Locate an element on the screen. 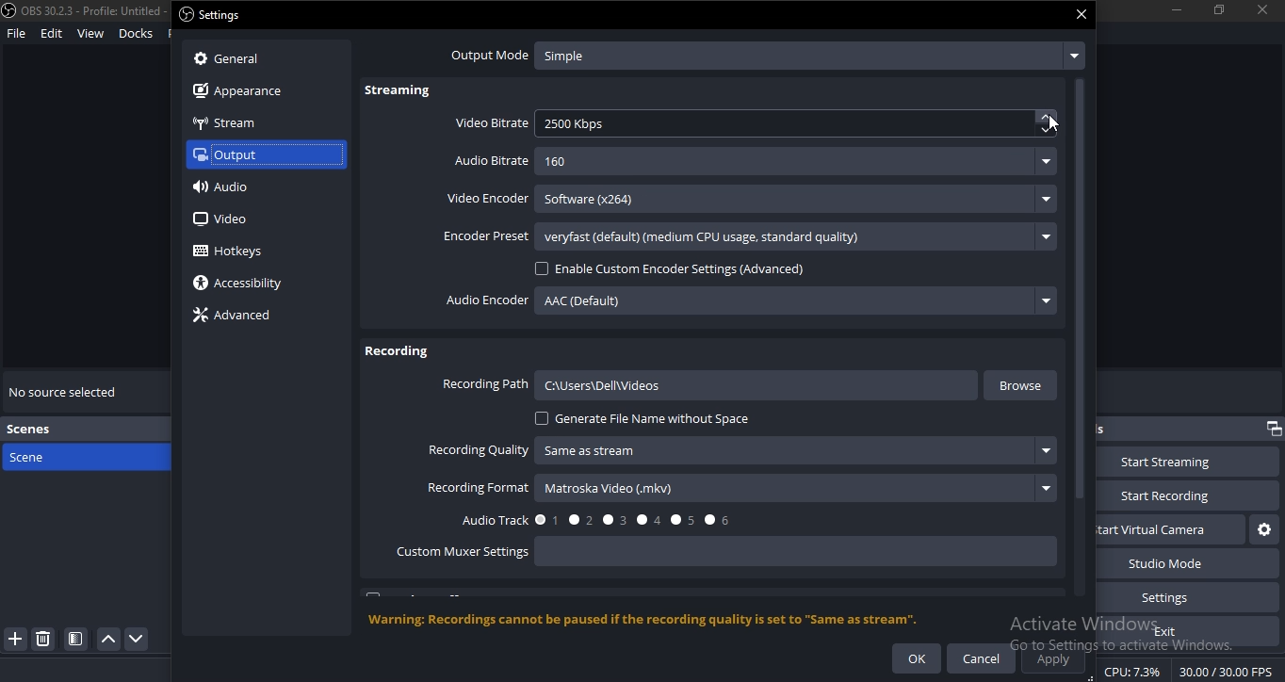  video encoder is located at coordinates (485, 197).